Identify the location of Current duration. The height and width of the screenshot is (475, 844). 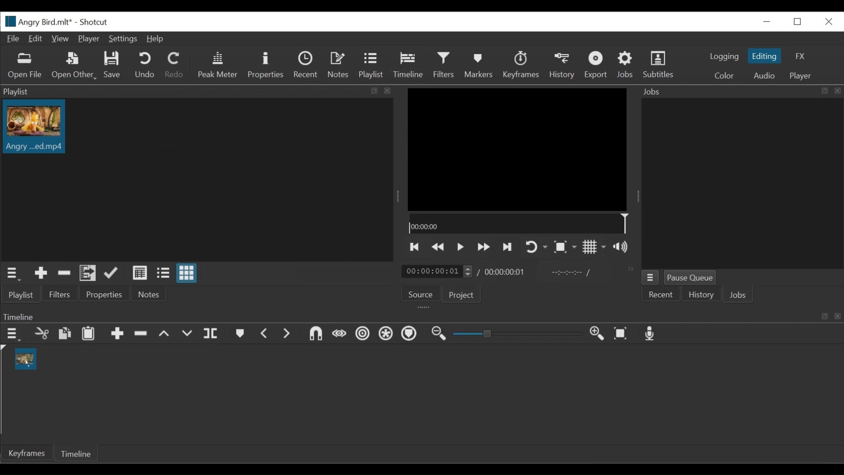
(437, 271).